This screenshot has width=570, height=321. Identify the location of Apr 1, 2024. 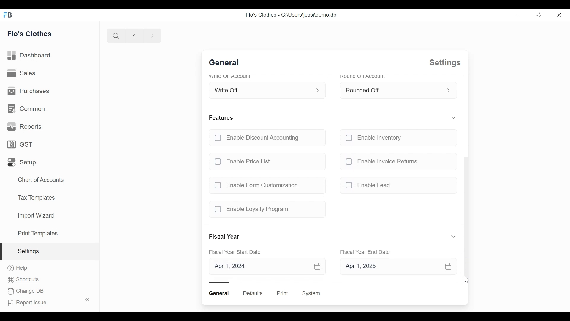
(266, 267).